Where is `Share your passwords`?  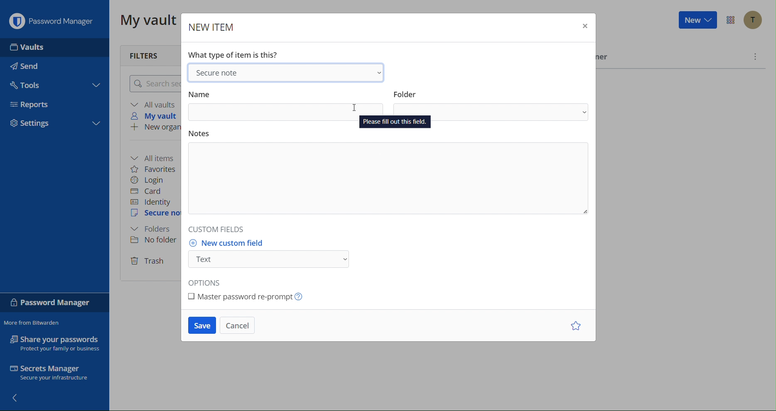
Share your passwords is located at coordinates (54, 343).